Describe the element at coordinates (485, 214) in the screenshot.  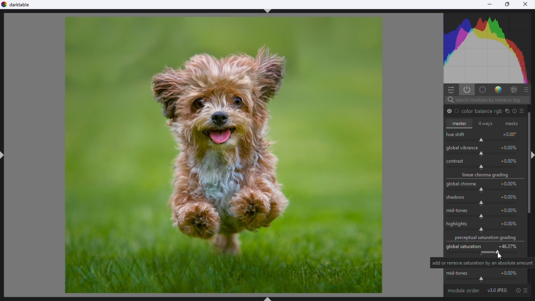
I see `Mid tones` at that location.